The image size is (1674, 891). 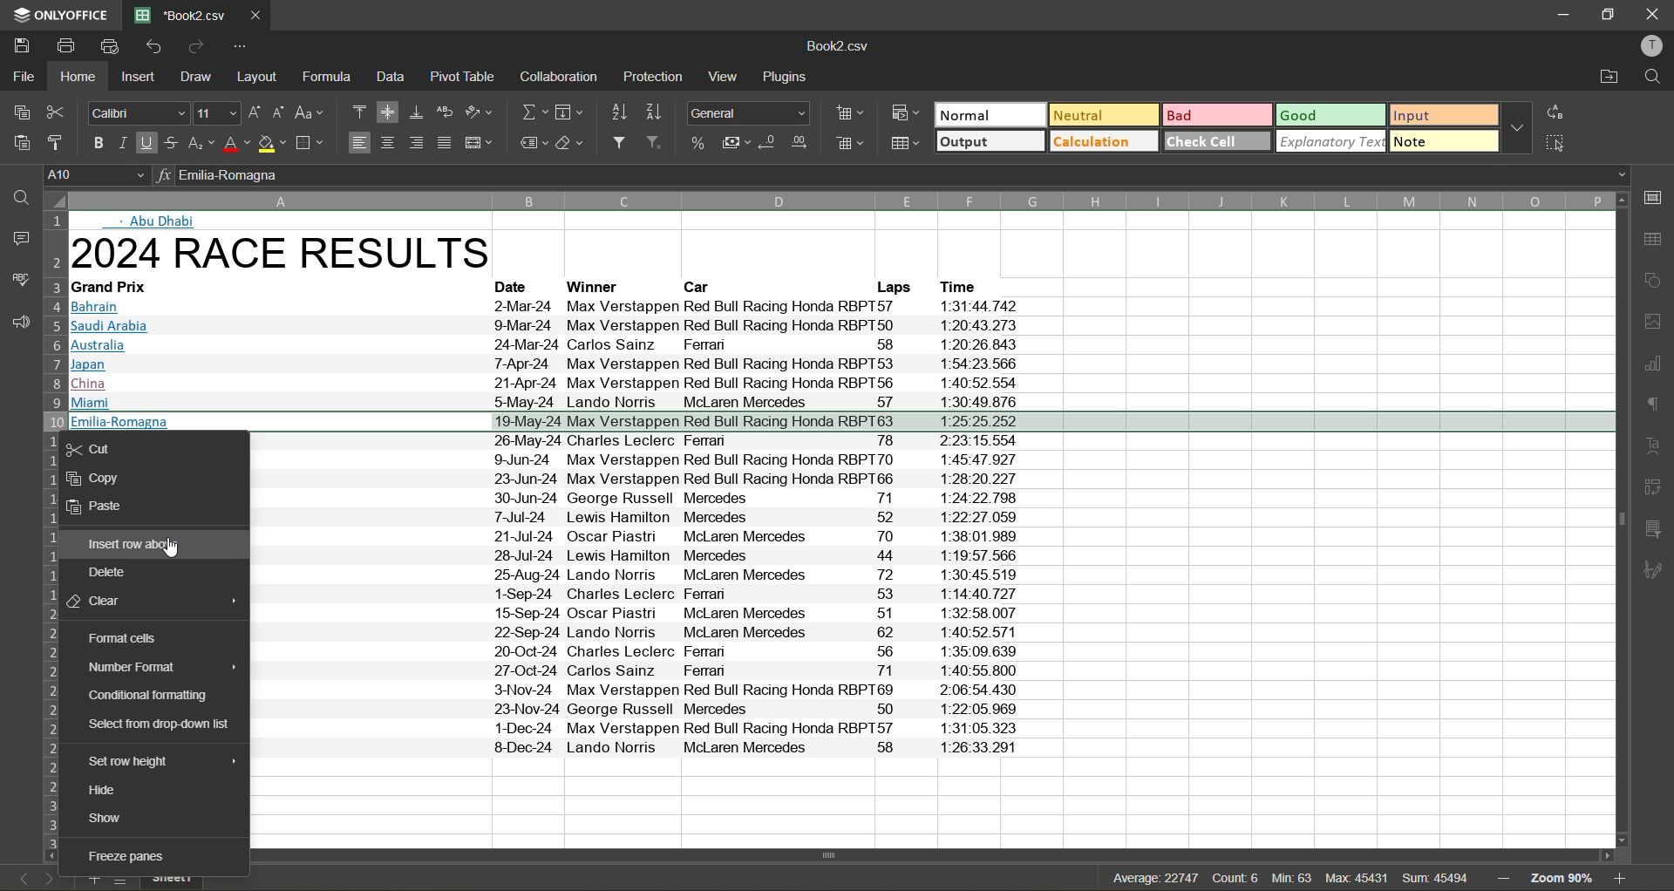 I want to click on columns, so click(x=842, y=200).